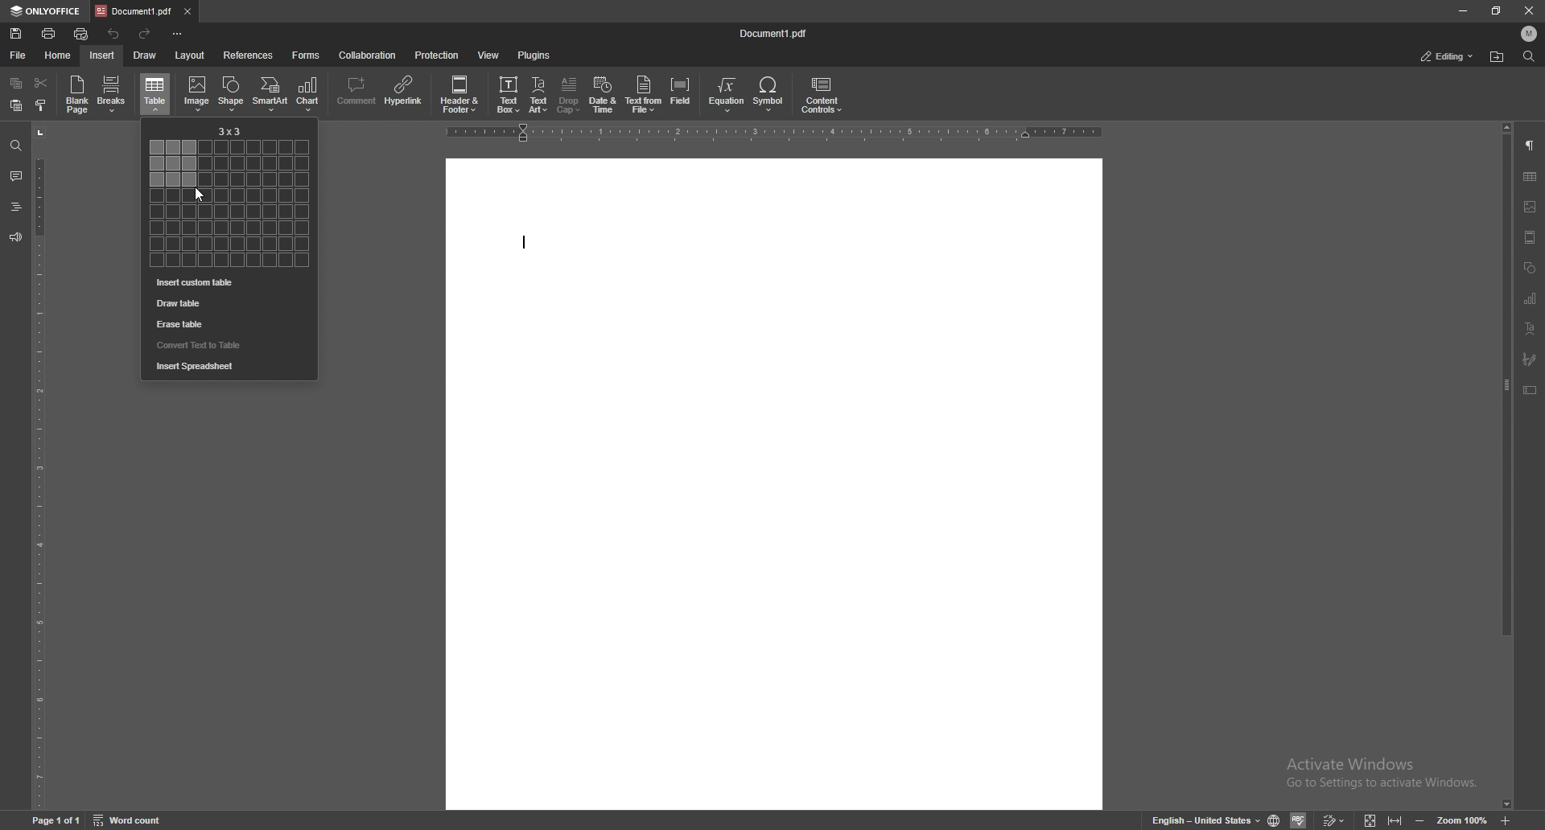  Describe the element at coordinates (198, 91) in the screenshot. I see `image` at that location.